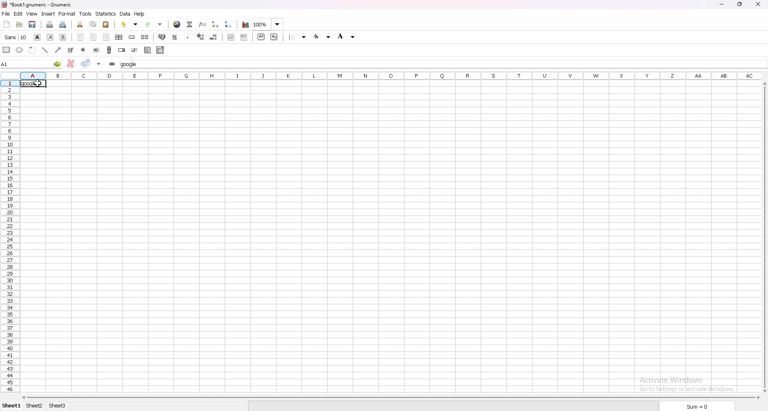 The width and height of the screenshot is (768, 411). Describe the element at coordinates (106, 36) in the screenshot. I see `right align` at that location.